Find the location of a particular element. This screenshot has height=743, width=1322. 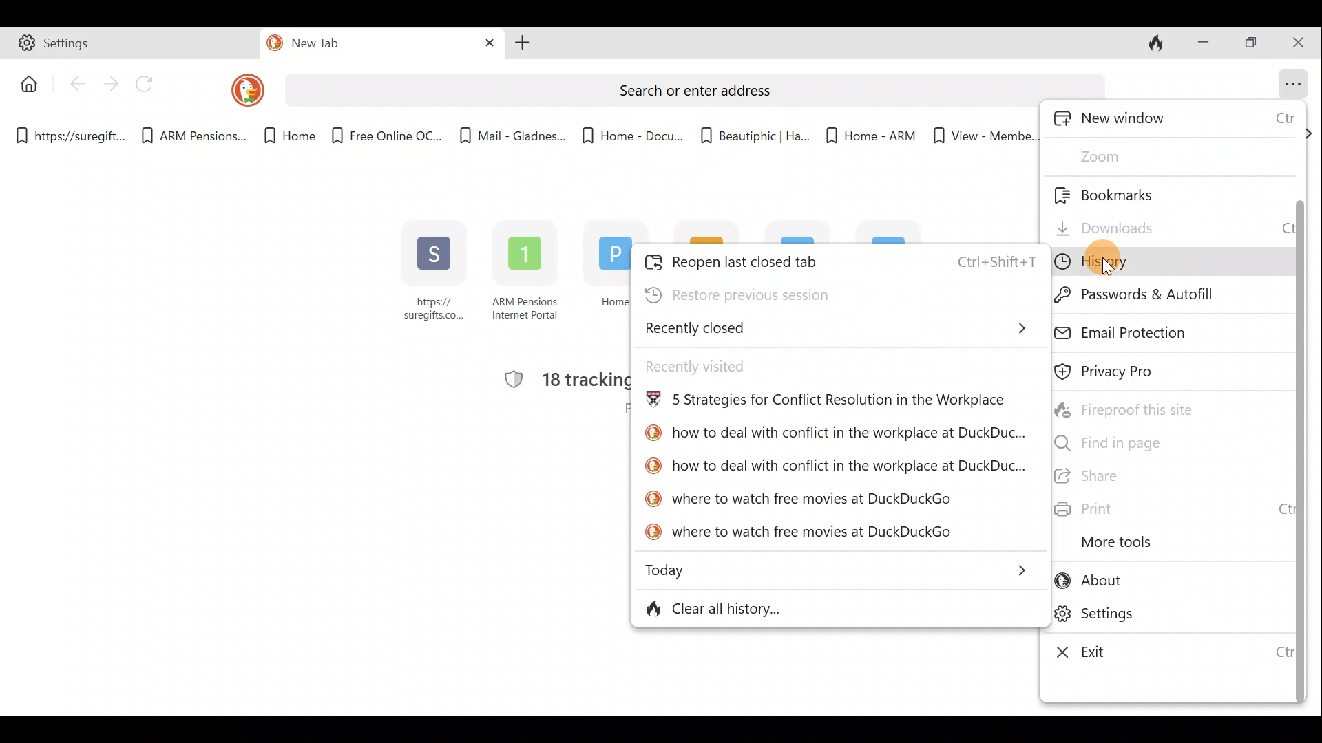

About is located at coordinates (1164, 583).